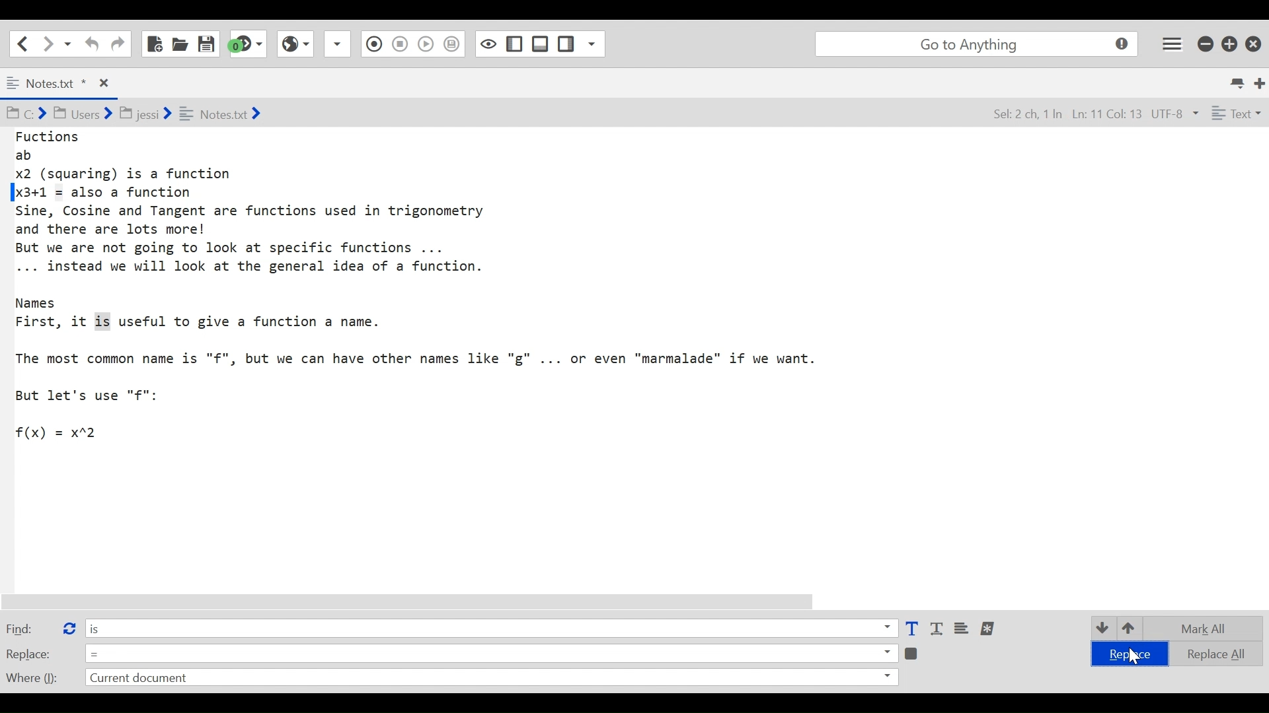 The image size is (1269, 713). I want to click on Replace All, so click(1207, 652).